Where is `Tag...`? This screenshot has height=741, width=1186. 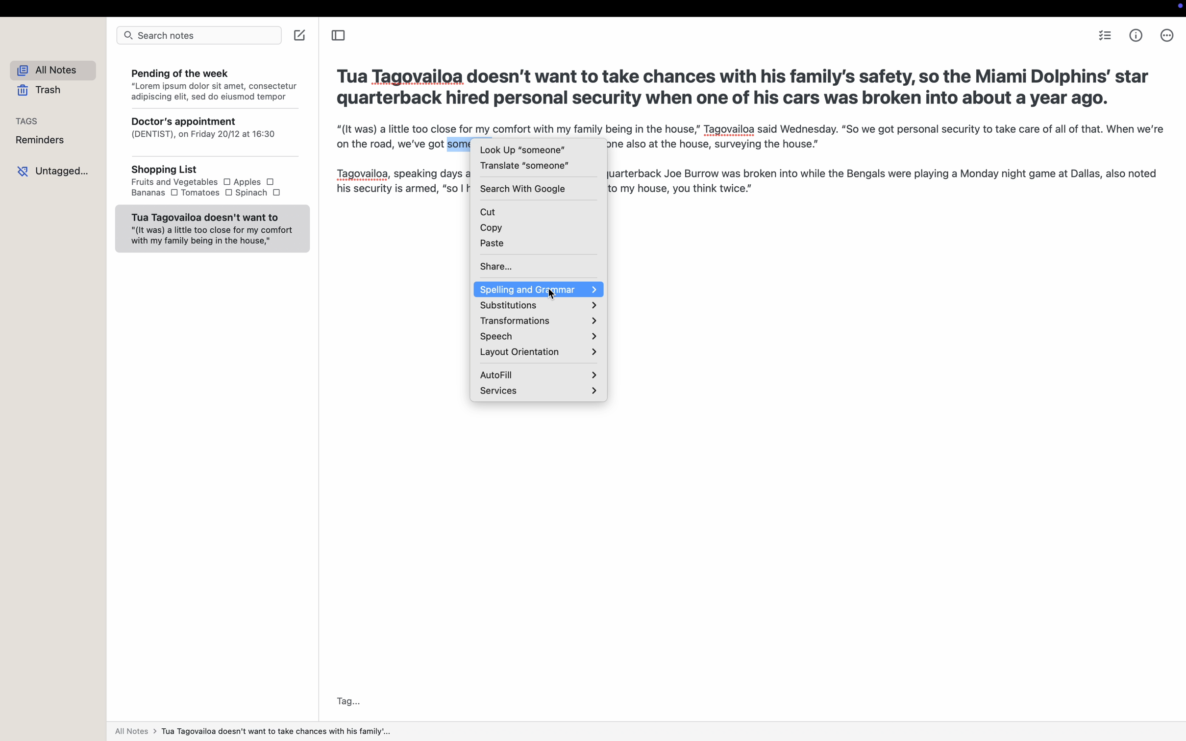
Tag... is located at coordinates (346, 702).